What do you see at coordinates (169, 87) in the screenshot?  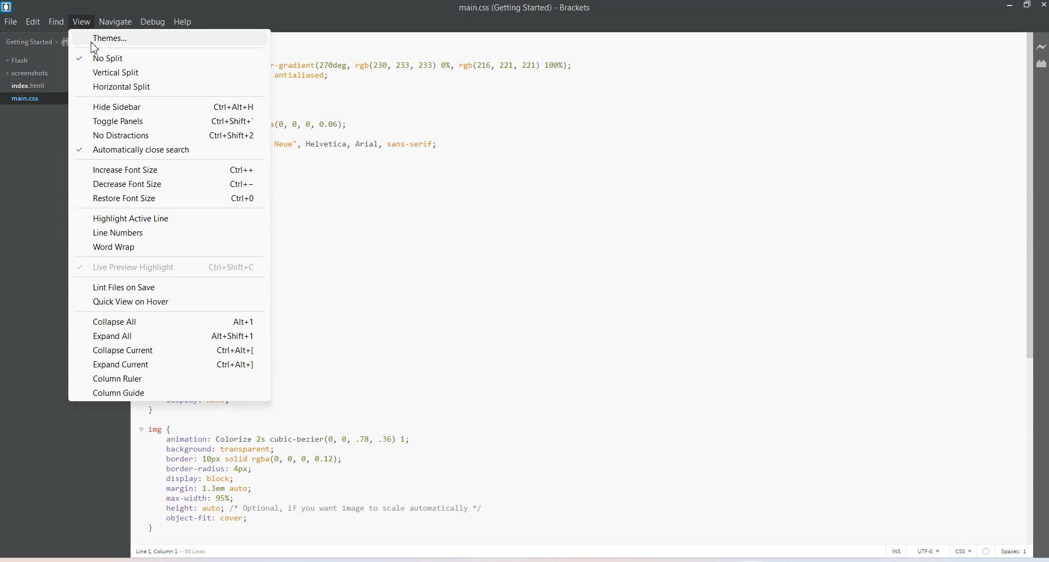 I see `Horizontal Split` at bounding box center [169, 87].